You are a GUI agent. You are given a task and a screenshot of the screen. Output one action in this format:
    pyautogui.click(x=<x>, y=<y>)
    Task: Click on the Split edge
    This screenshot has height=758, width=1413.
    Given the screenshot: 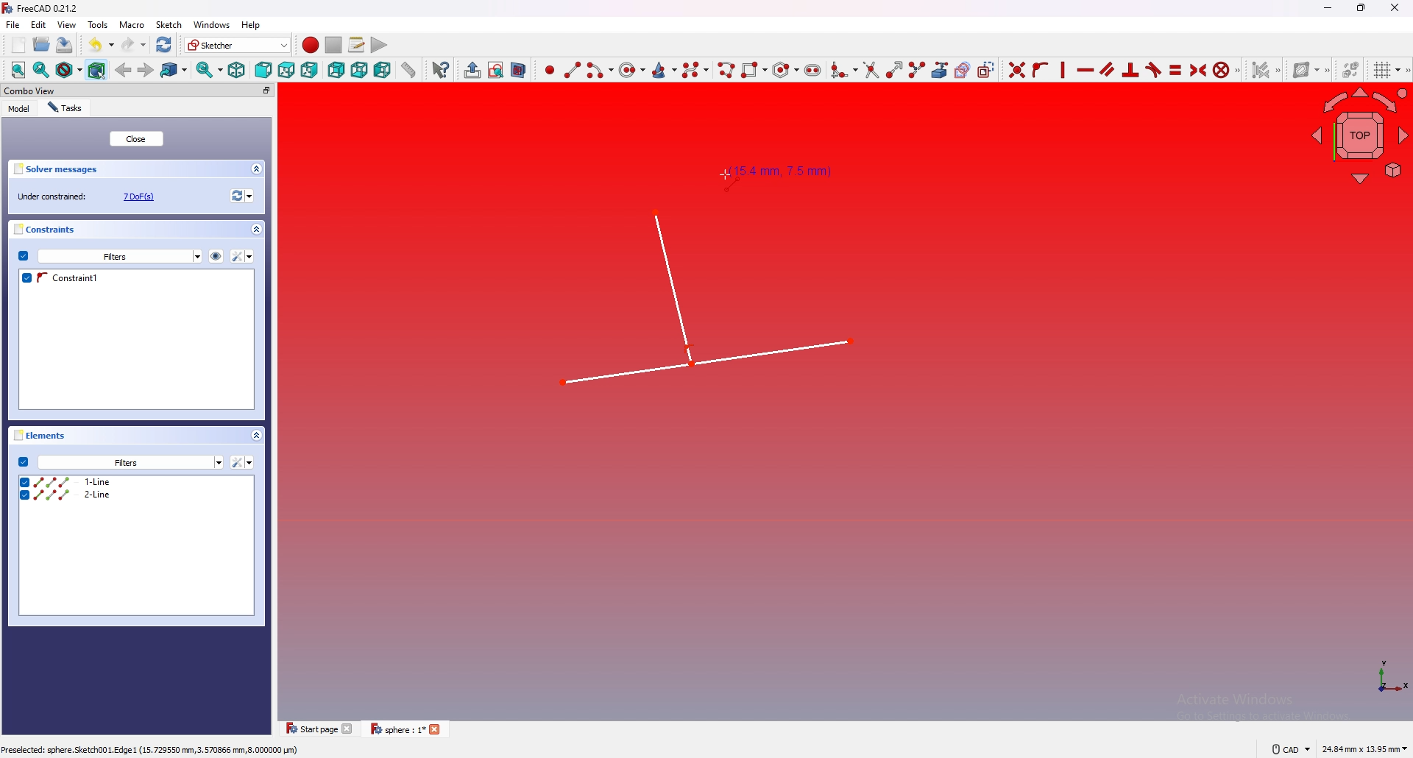 What is the action you would take?
    pyautogui.click(x=916, y=69)
    